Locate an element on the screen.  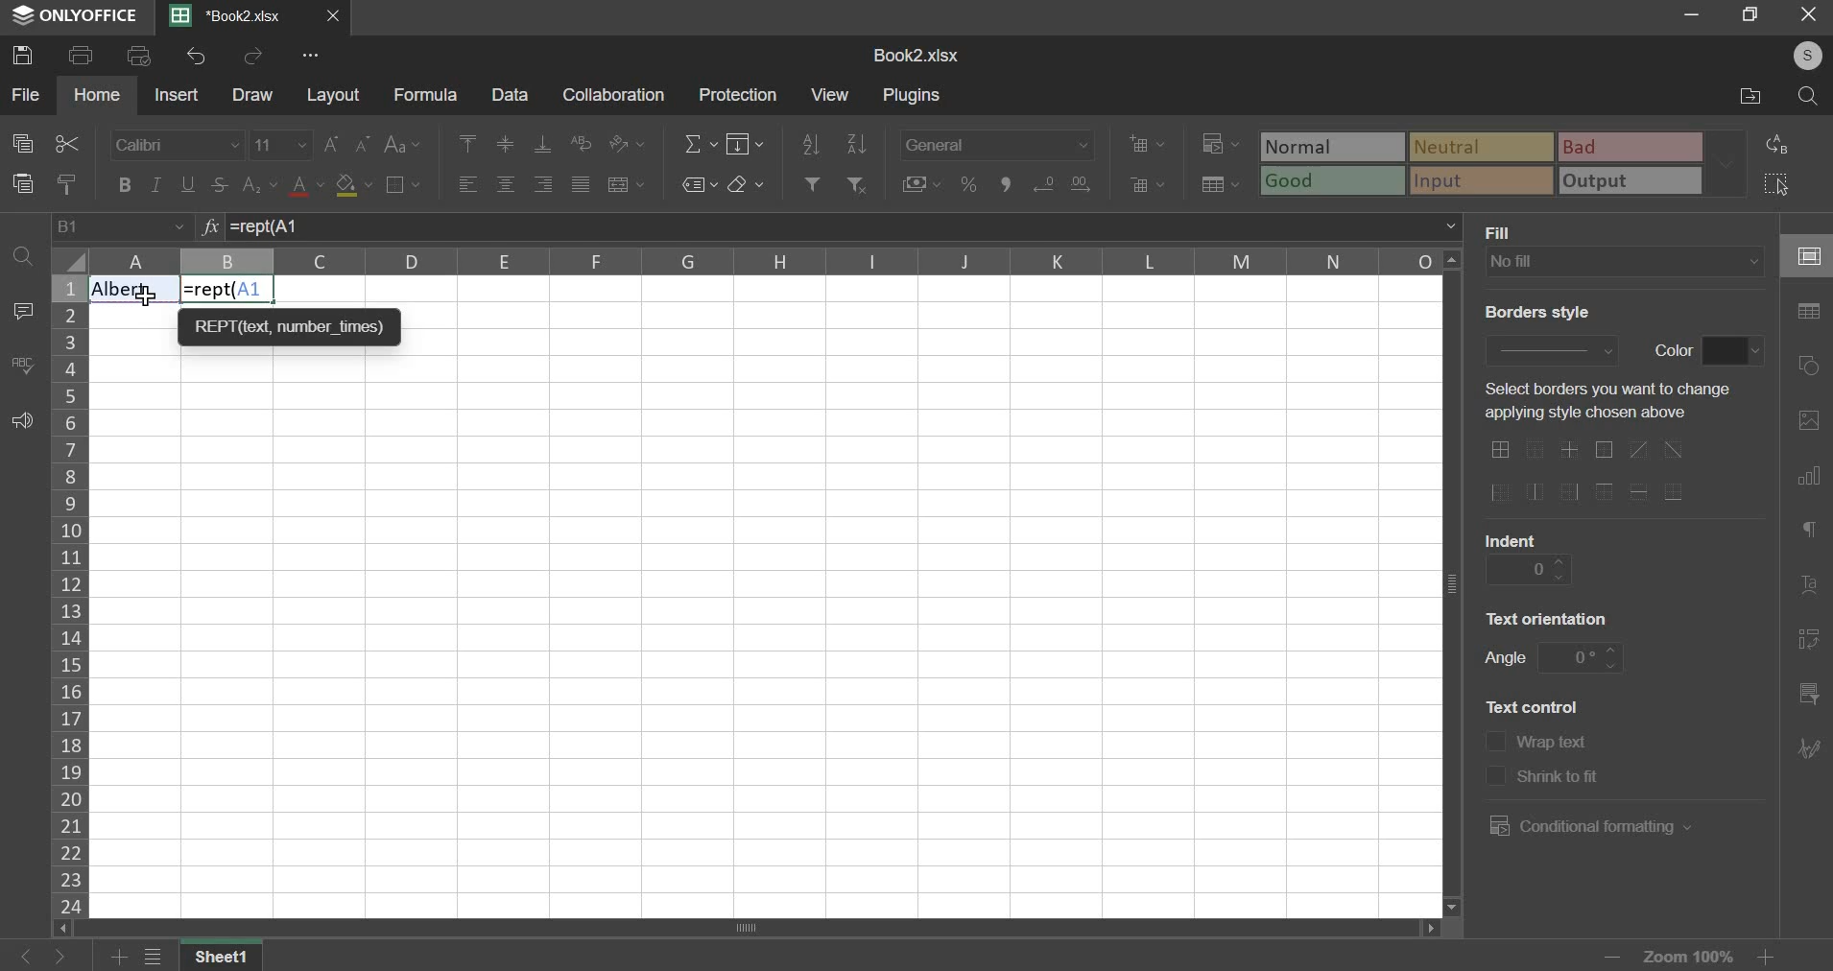
maximise is located at coordinates (1750, 15).